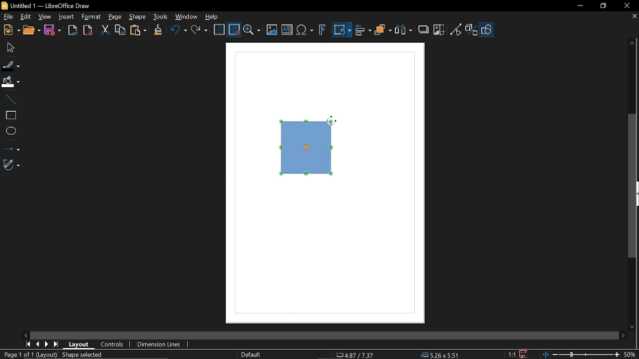 The height and width of the screenshot is (359, 639). What do you see at coordinates (157, 344) in the screenshot?
I see `Dimension lines` at bounding box center [157, 344].